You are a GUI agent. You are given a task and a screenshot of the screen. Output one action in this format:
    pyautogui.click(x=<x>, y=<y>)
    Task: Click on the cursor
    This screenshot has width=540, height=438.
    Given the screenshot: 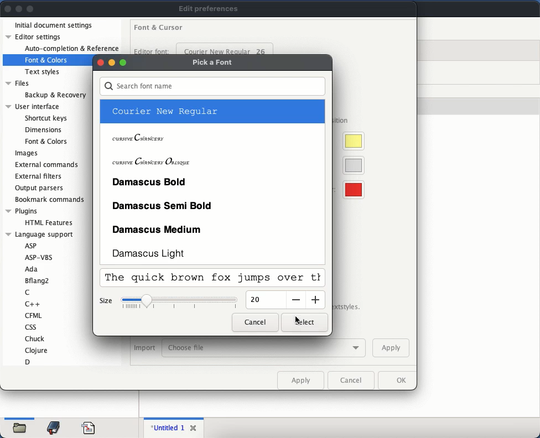 What is the action you would take?
    pyautogui.click(x=298, y=320)
    